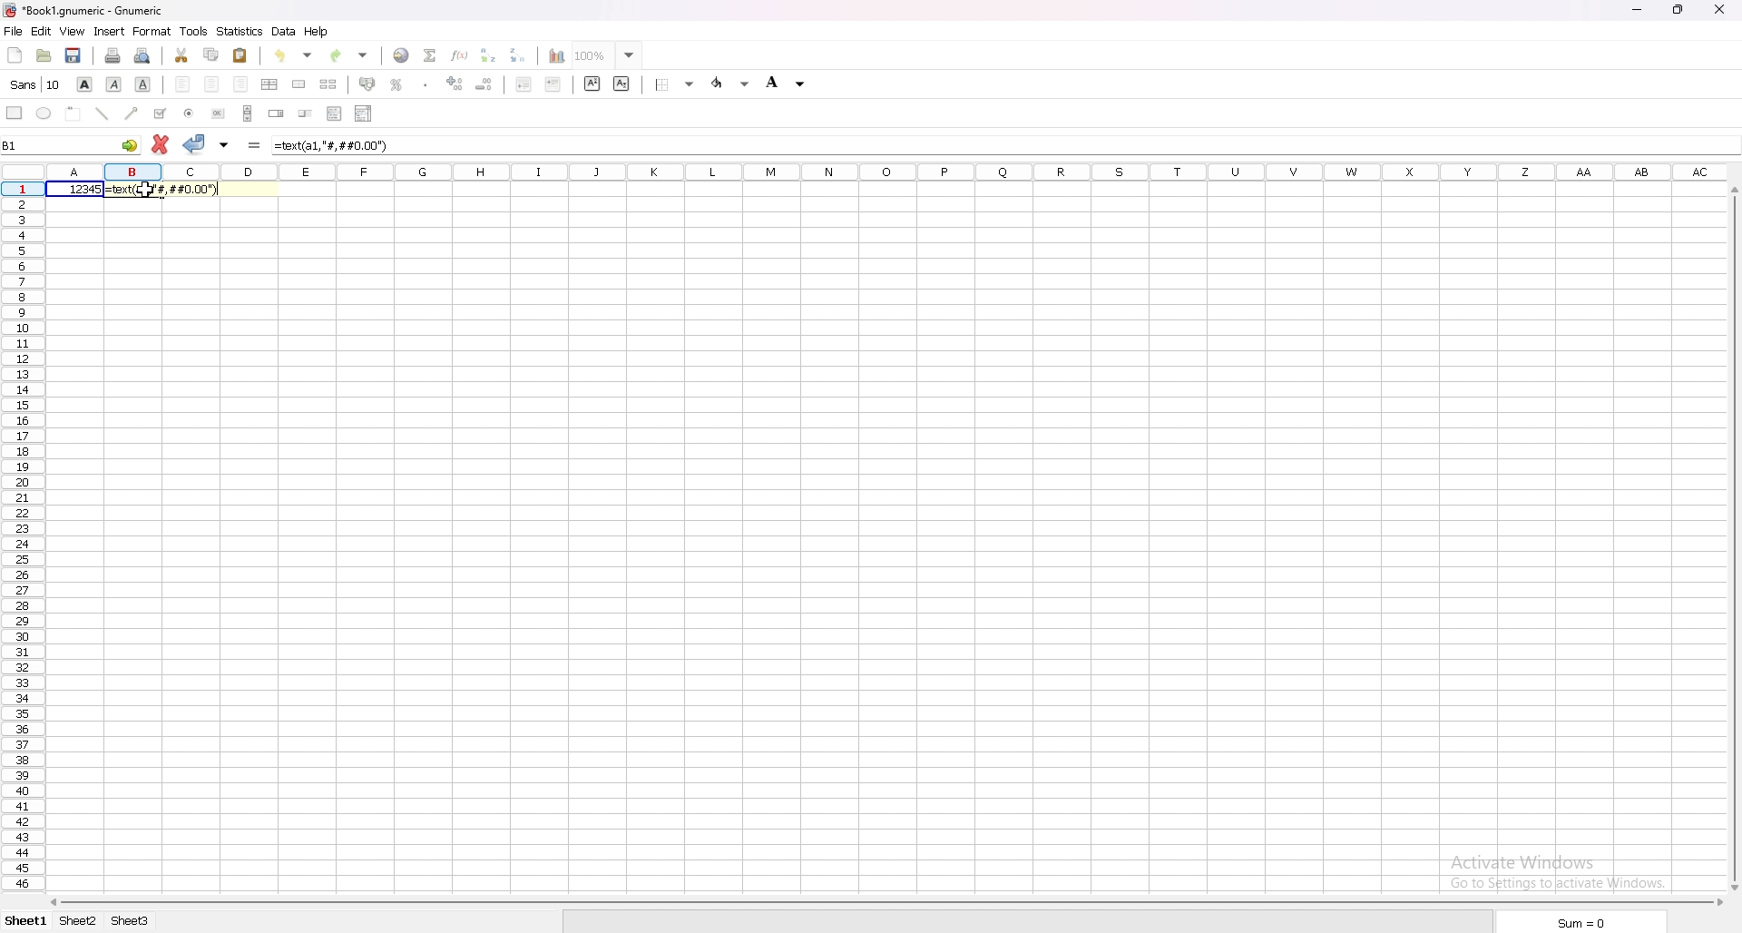 This screenshot has height=933, width=1742. Describe the element at coordinates (102, 113) in the screenshot. I see `line` at that location.